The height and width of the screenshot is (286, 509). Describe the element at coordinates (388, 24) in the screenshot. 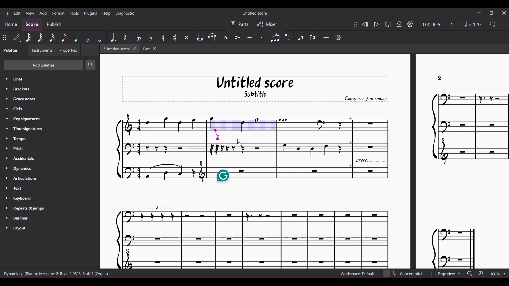

I see `Looping playback` at that location.